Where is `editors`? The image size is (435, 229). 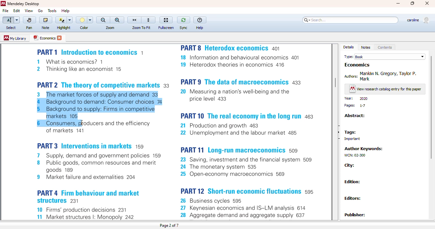
editors is located at coordinates (353, 198).